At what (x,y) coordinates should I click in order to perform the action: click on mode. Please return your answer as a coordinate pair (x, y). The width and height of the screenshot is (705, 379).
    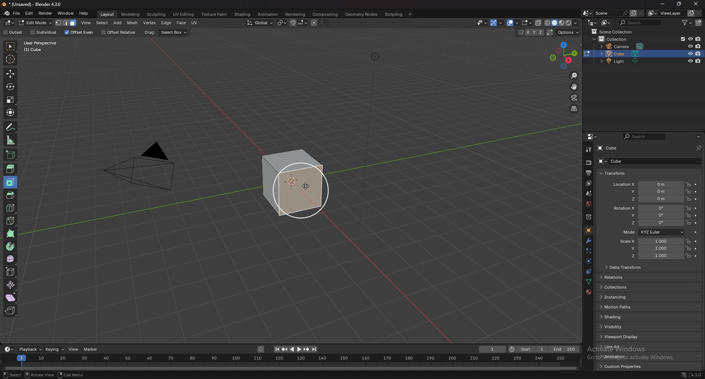
    Looking at the image, I should click on (652, 232).